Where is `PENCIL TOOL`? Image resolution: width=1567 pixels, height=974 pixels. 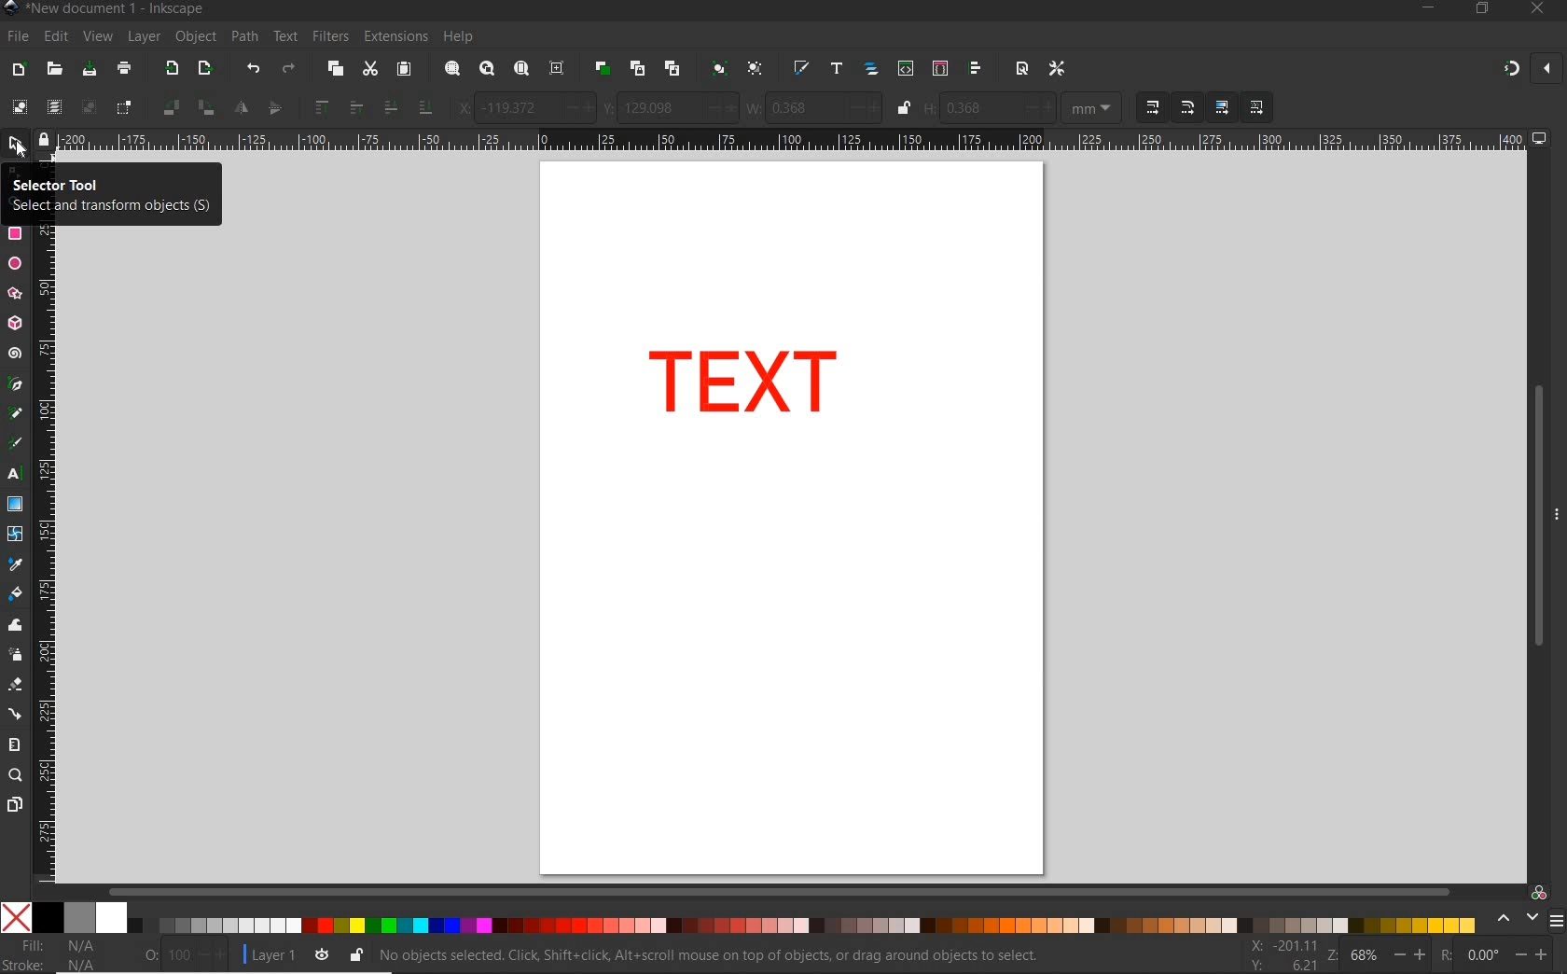
PENCIL TOOL is located at coordinates (15, 414).